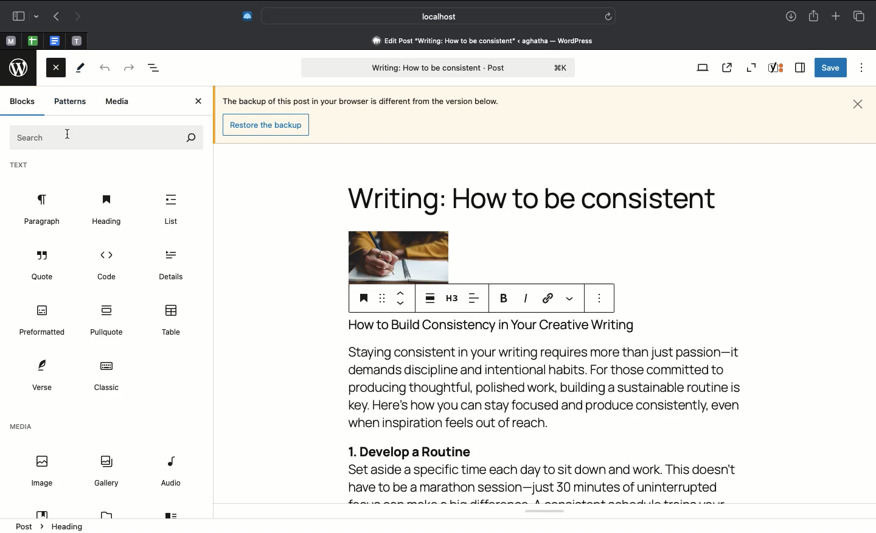 The width and height of the screenshot is (876, 533). Describe the element at coordinates (54, 18) in the screenshot. I see `Previous page` at that location.